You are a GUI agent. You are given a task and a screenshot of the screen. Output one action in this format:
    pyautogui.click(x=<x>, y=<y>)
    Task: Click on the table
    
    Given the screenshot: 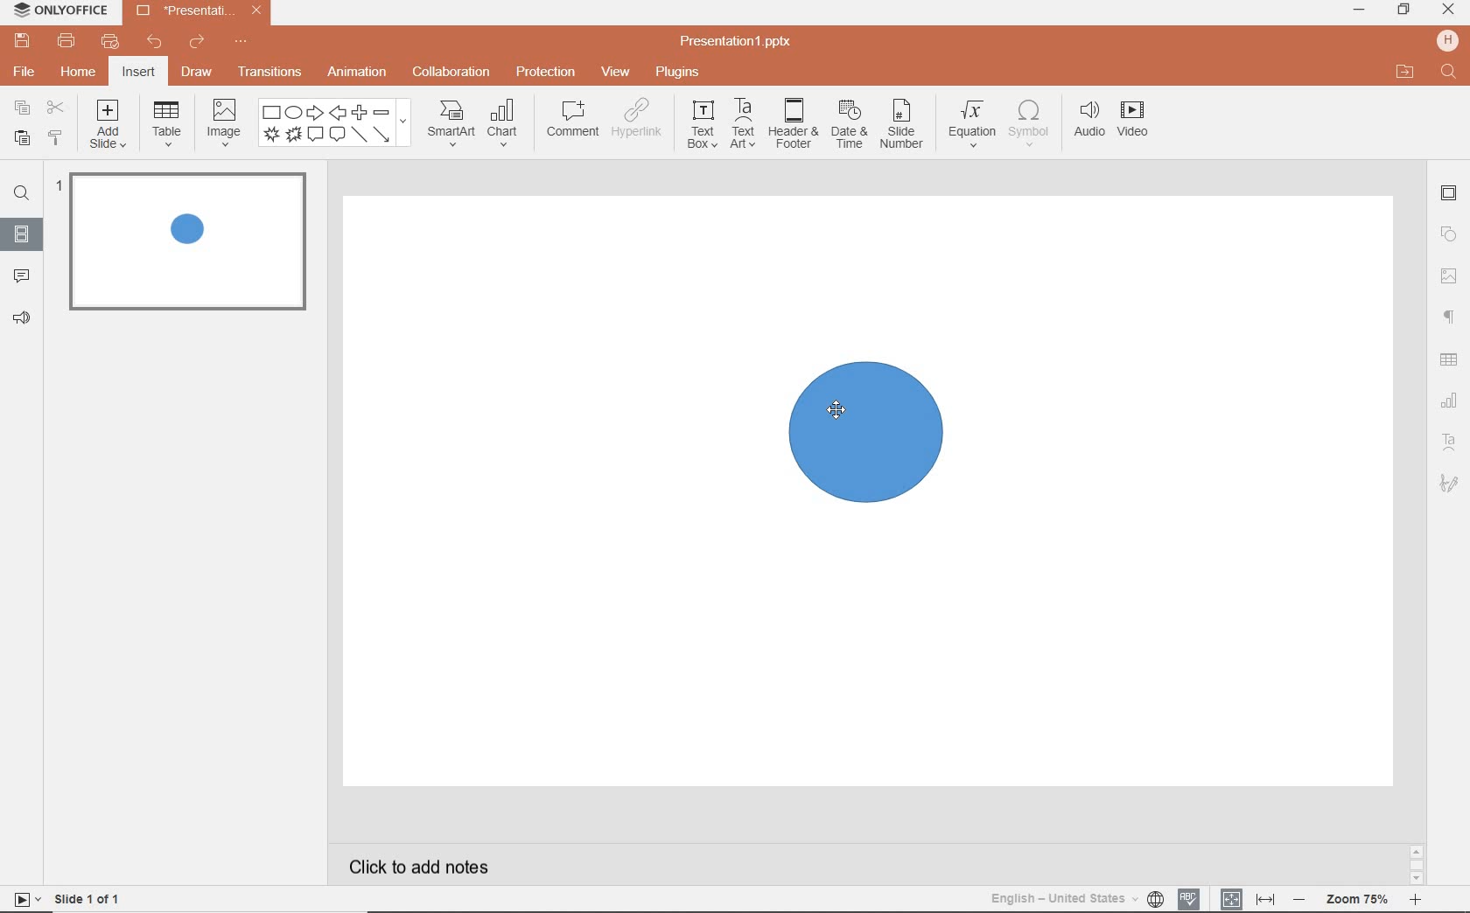 What is the action you would take?
    pyautogui.click(x=166, y=125)
    